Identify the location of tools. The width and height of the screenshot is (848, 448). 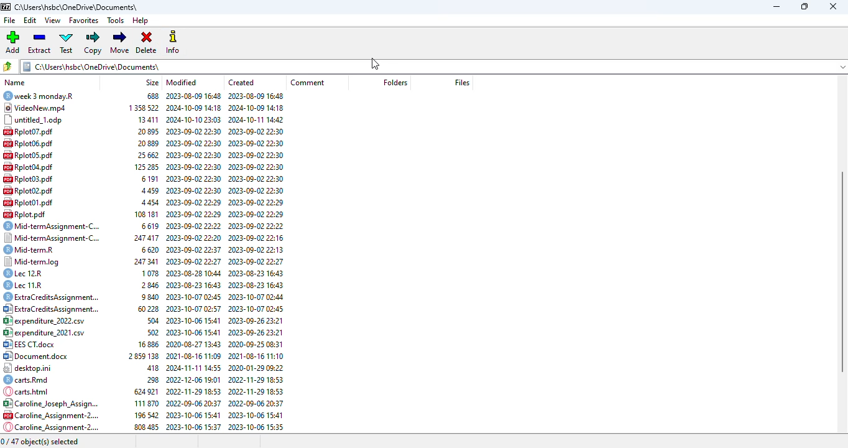
(115, 21).